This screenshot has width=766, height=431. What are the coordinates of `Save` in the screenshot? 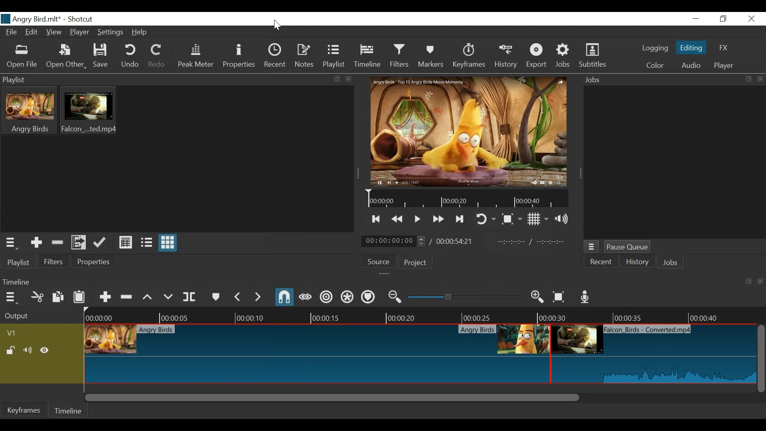 It's located at (100, 57).